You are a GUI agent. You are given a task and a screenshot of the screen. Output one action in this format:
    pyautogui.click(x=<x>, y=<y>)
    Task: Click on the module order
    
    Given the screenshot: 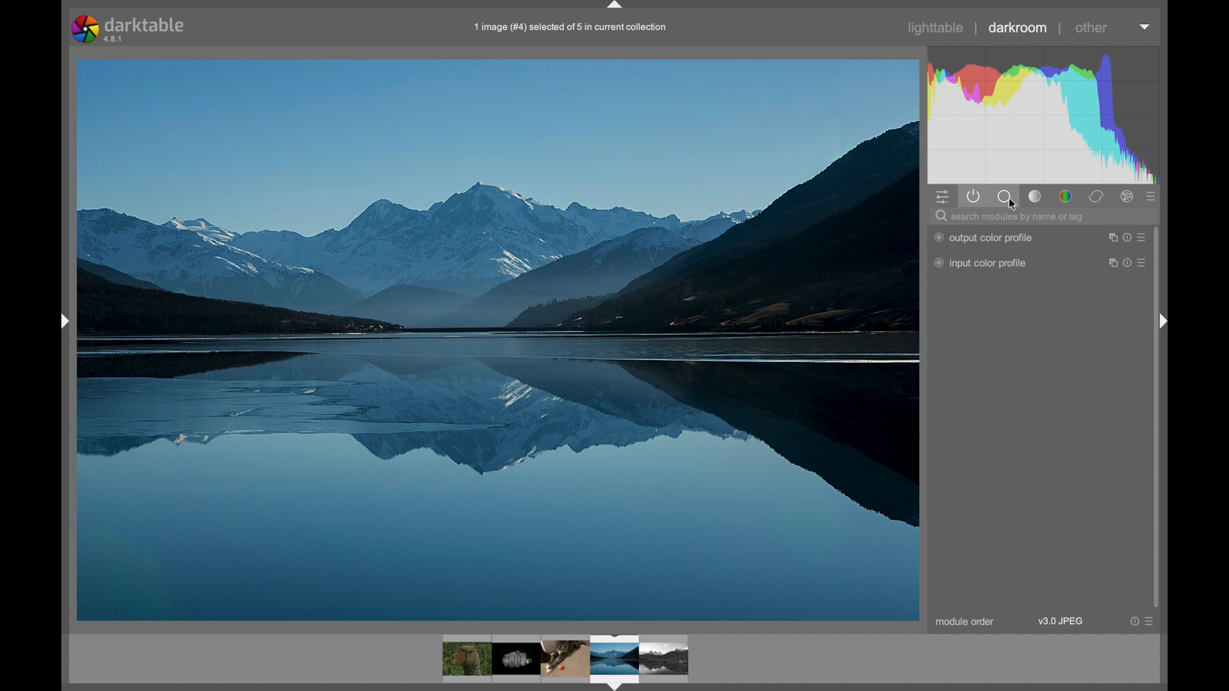 What is the action you would take?
    pyautogui.click(x=965, y=622)
    